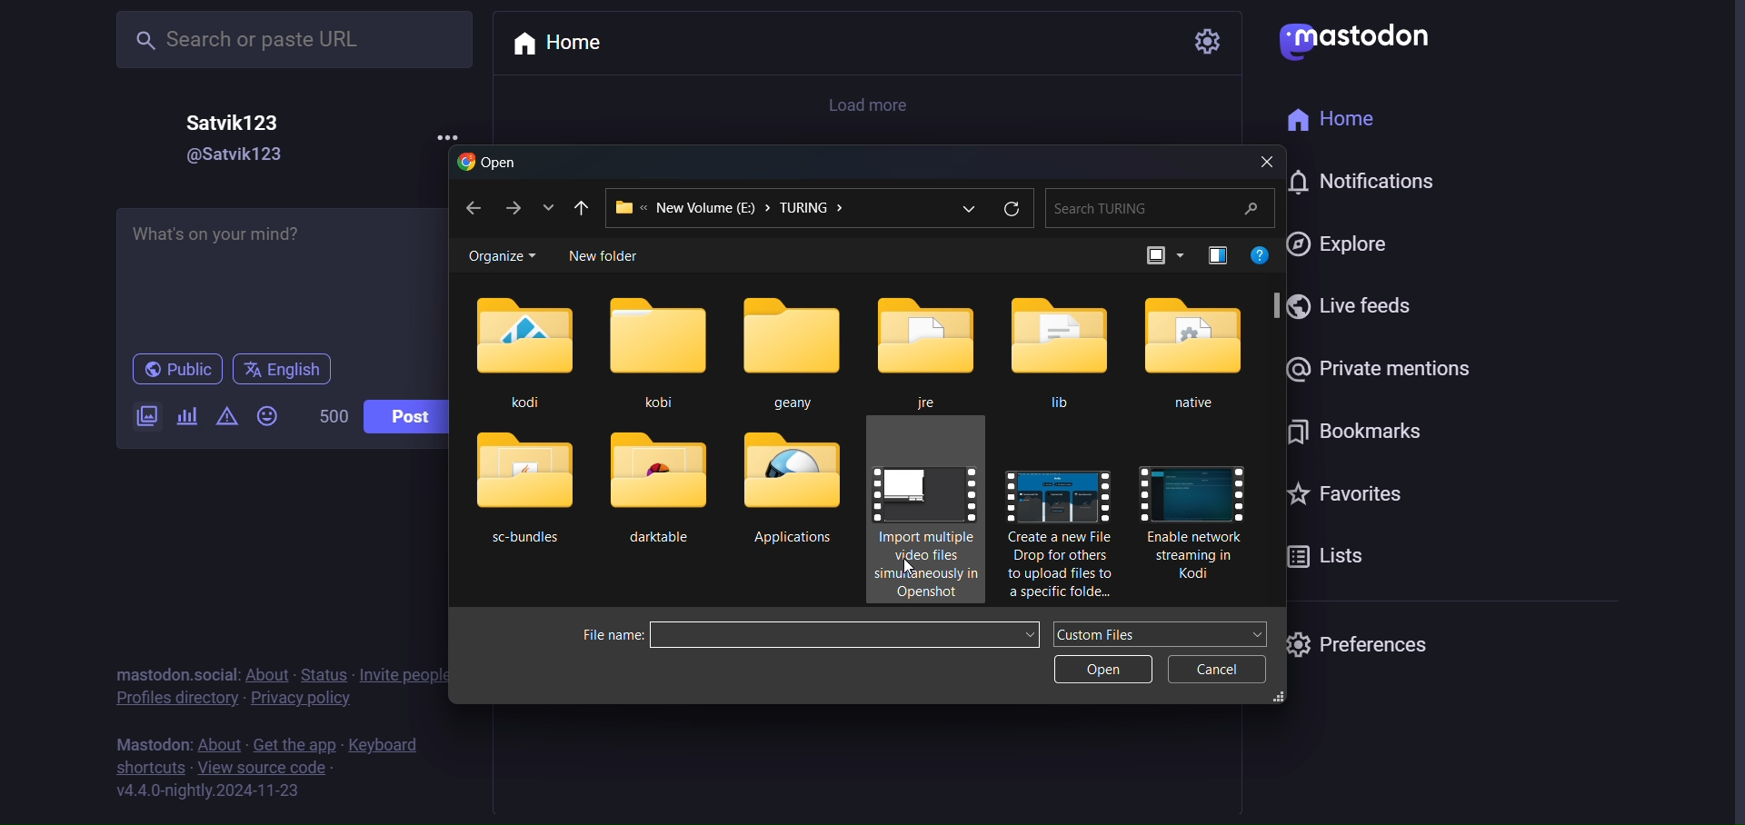 This screenshot has width=1745, height=825. What do you see at coordinates (768, 207) in the screenshot?
I see `New Volume (E) > TURING >` at bounding box center [768, 207].